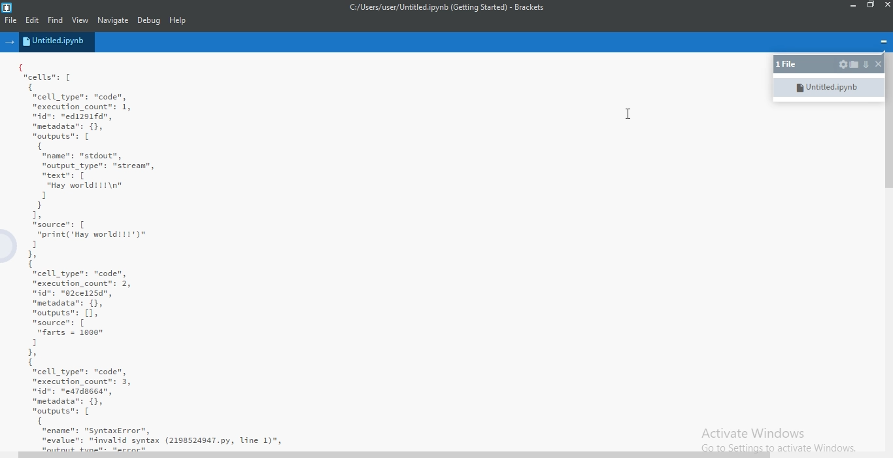 This screenshot has width=893, height=458. I want to click on Debug, so click(149, 21).